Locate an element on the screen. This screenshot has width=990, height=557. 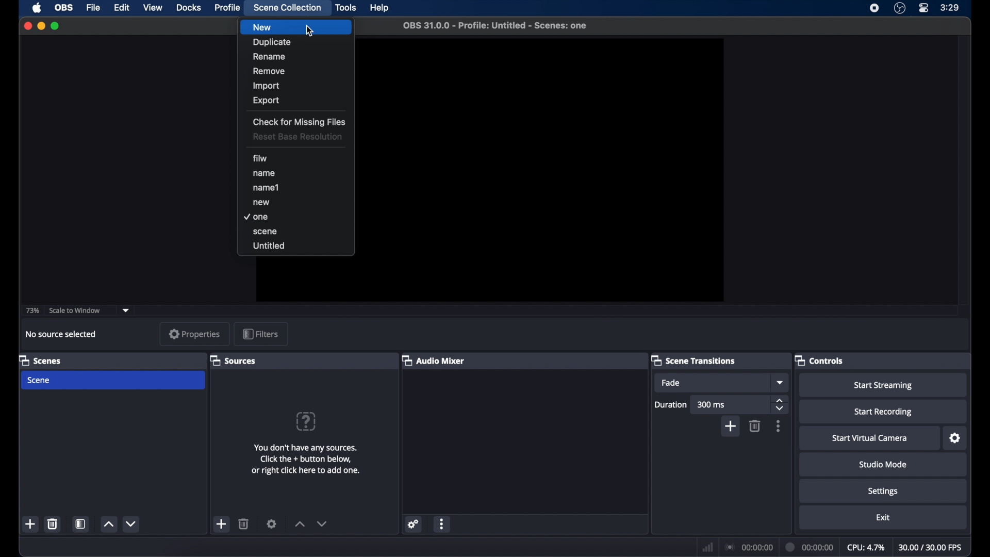
name1 is located at coordinates (295, 188).